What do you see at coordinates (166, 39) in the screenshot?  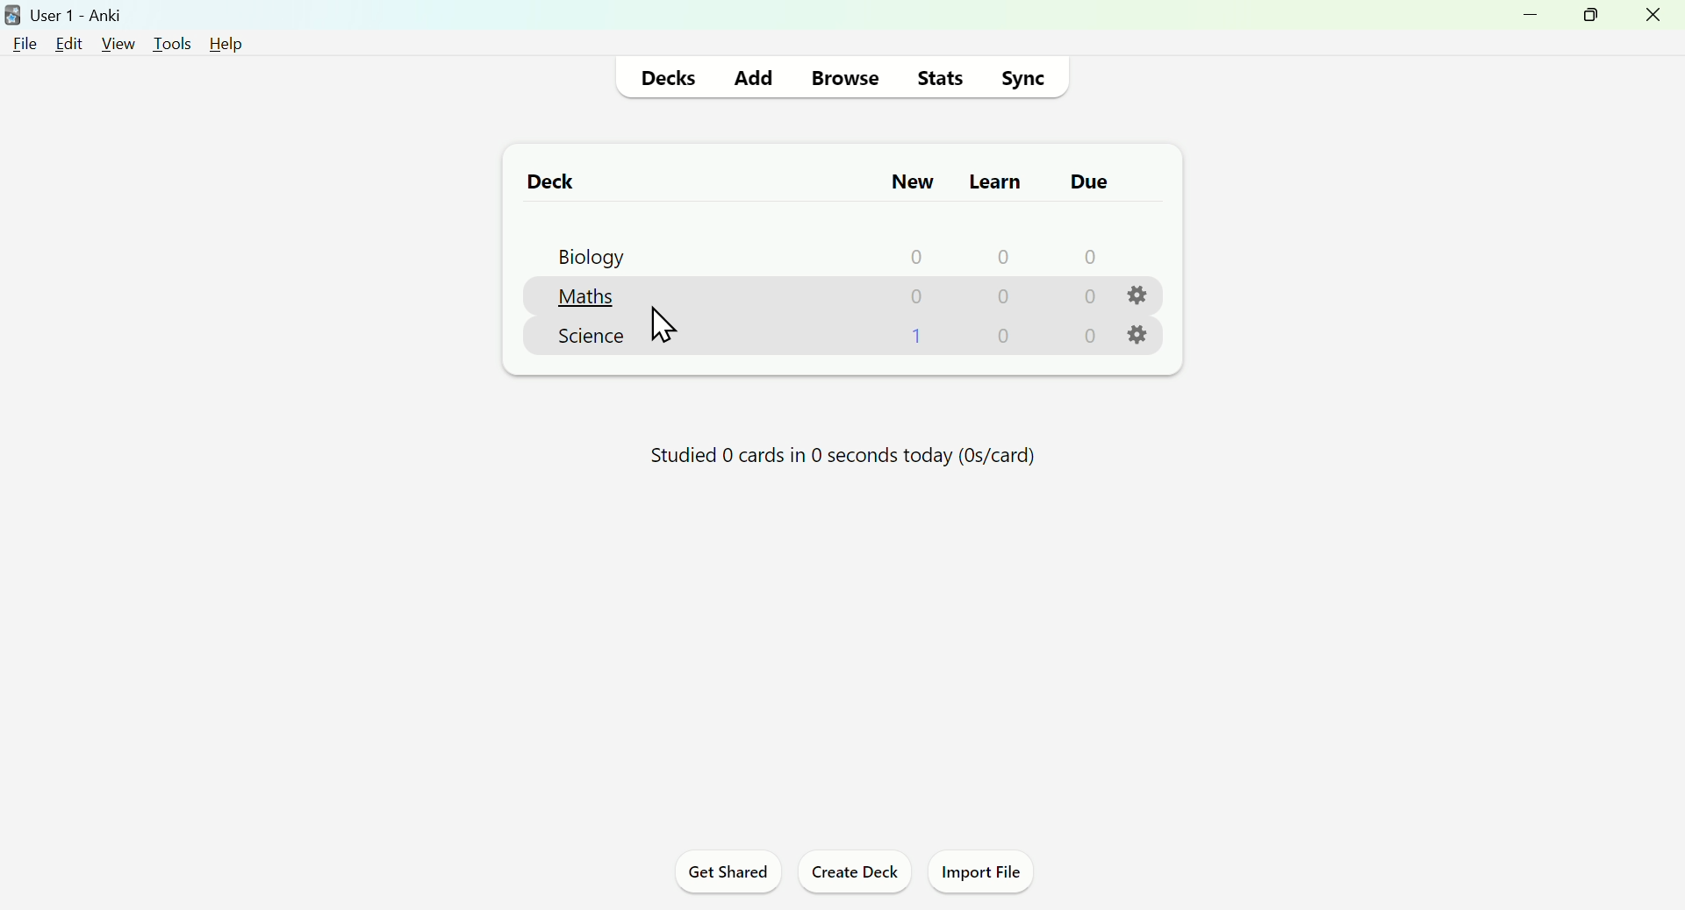 I see `Tools` at bounding box center [166, 39].